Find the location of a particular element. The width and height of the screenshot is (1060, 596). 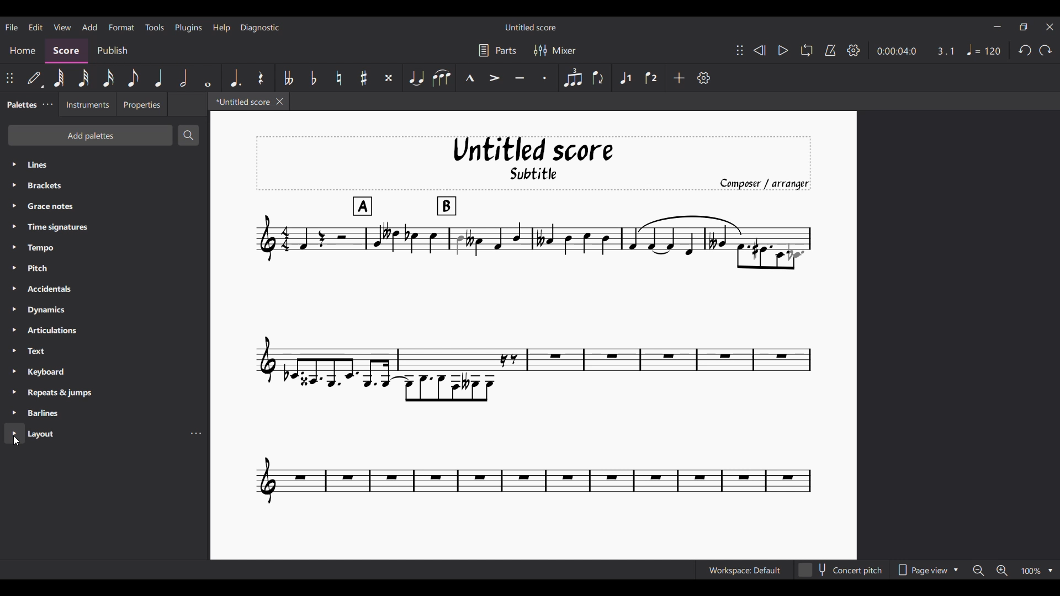

Augmentation dot is located at coordinates (234, 78).